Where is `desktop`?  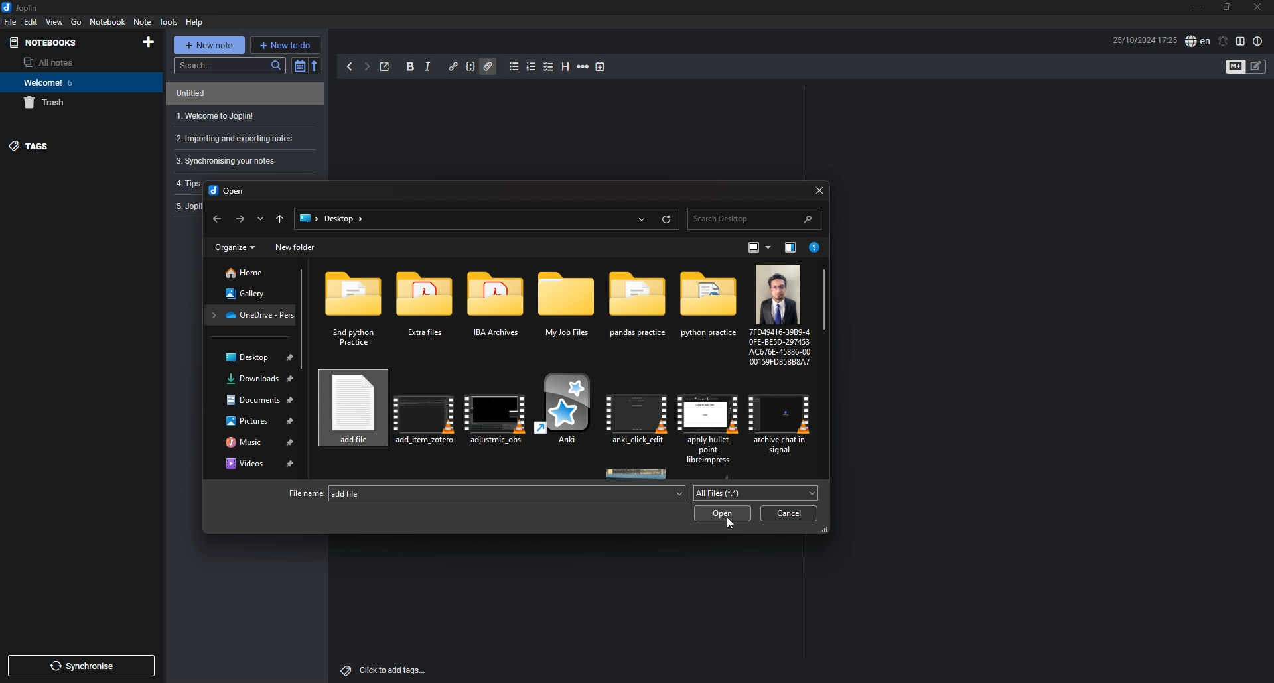 desktop is located at coordinates (252, 358).